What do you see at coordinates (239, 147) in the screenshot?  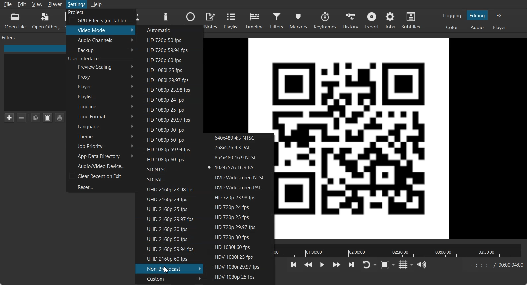 I see `768x576 4:3 PAL` at bounding box center [239, 147].